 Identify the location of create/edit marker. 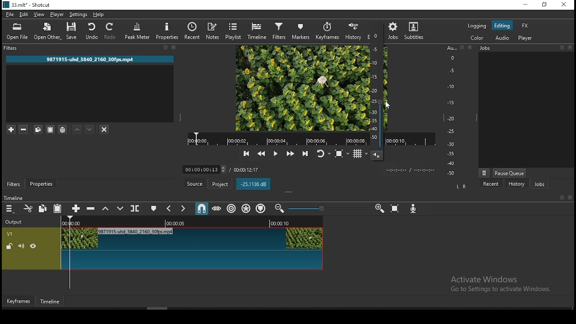
(154, 209).